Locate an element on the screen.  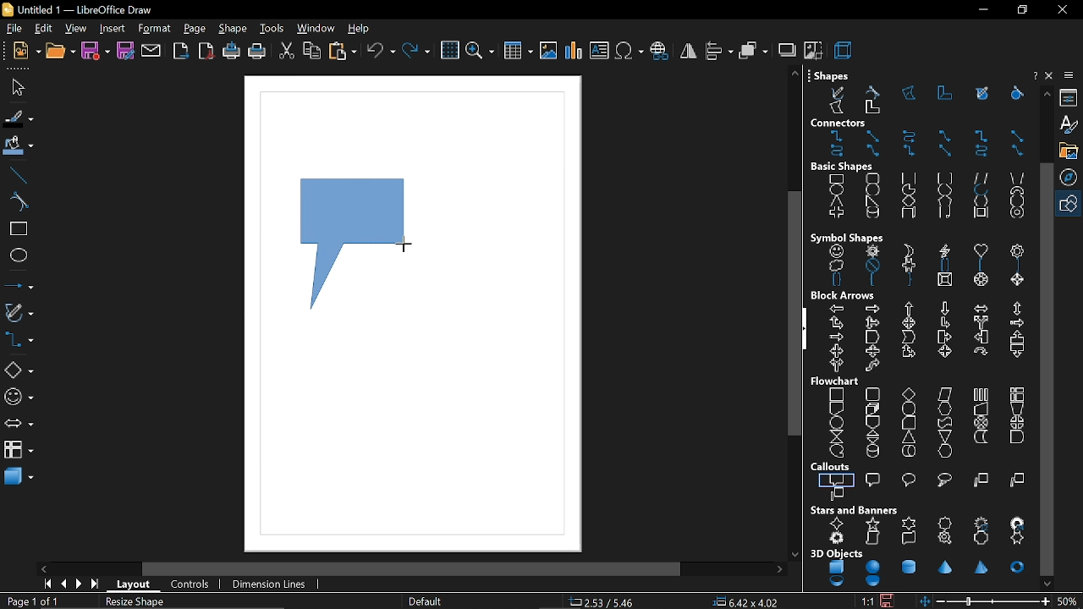
right brace is located at coordinates (909, 282).